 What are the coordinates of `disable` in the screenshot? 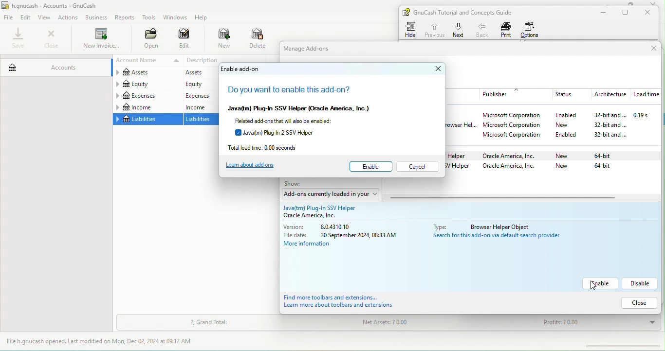 It's located at (641, 283).